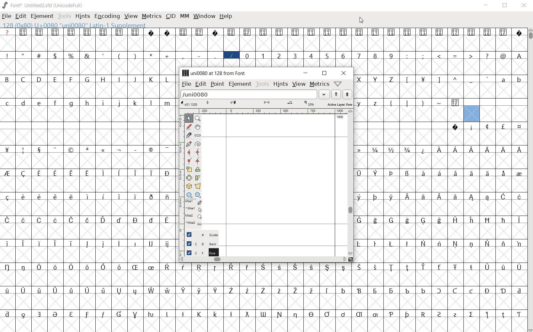 The width and height of the screenshot is (533, 332). What do you see at coordinates (312, 290) in the screenshot?
I see `glyph` at bounding box center [312, 290].